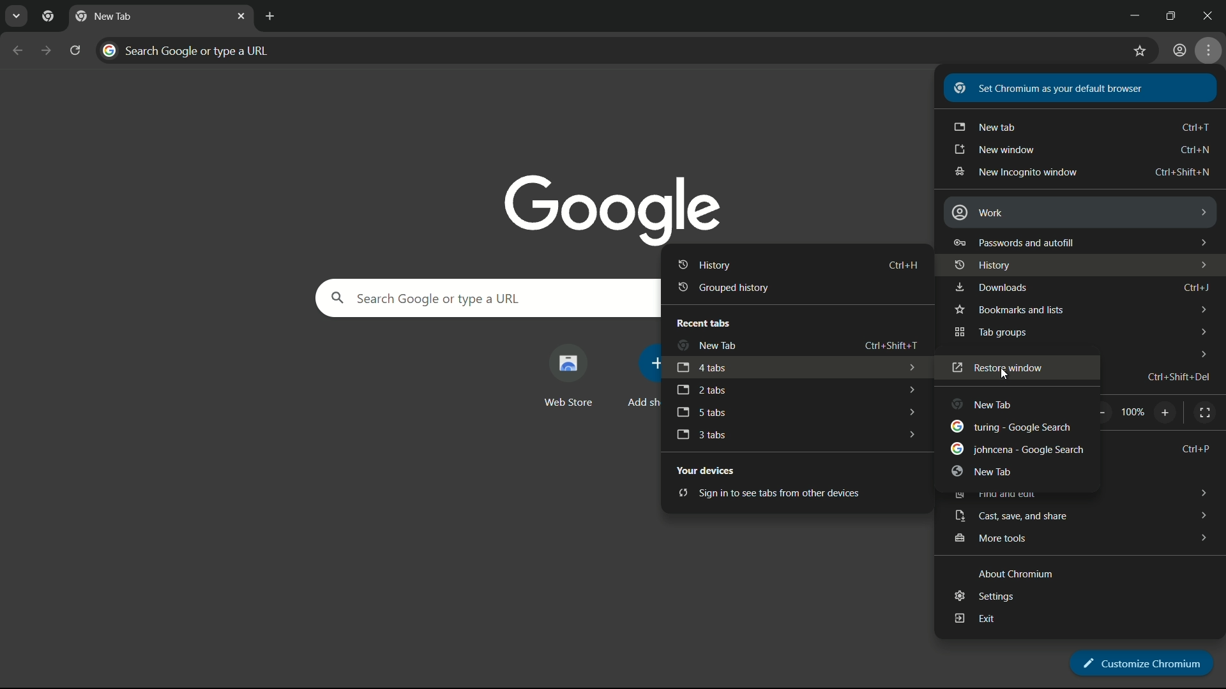 The width and height of the screenshot is (1226, 689). I want to click on dropdown arrows, so click(1202, 352).